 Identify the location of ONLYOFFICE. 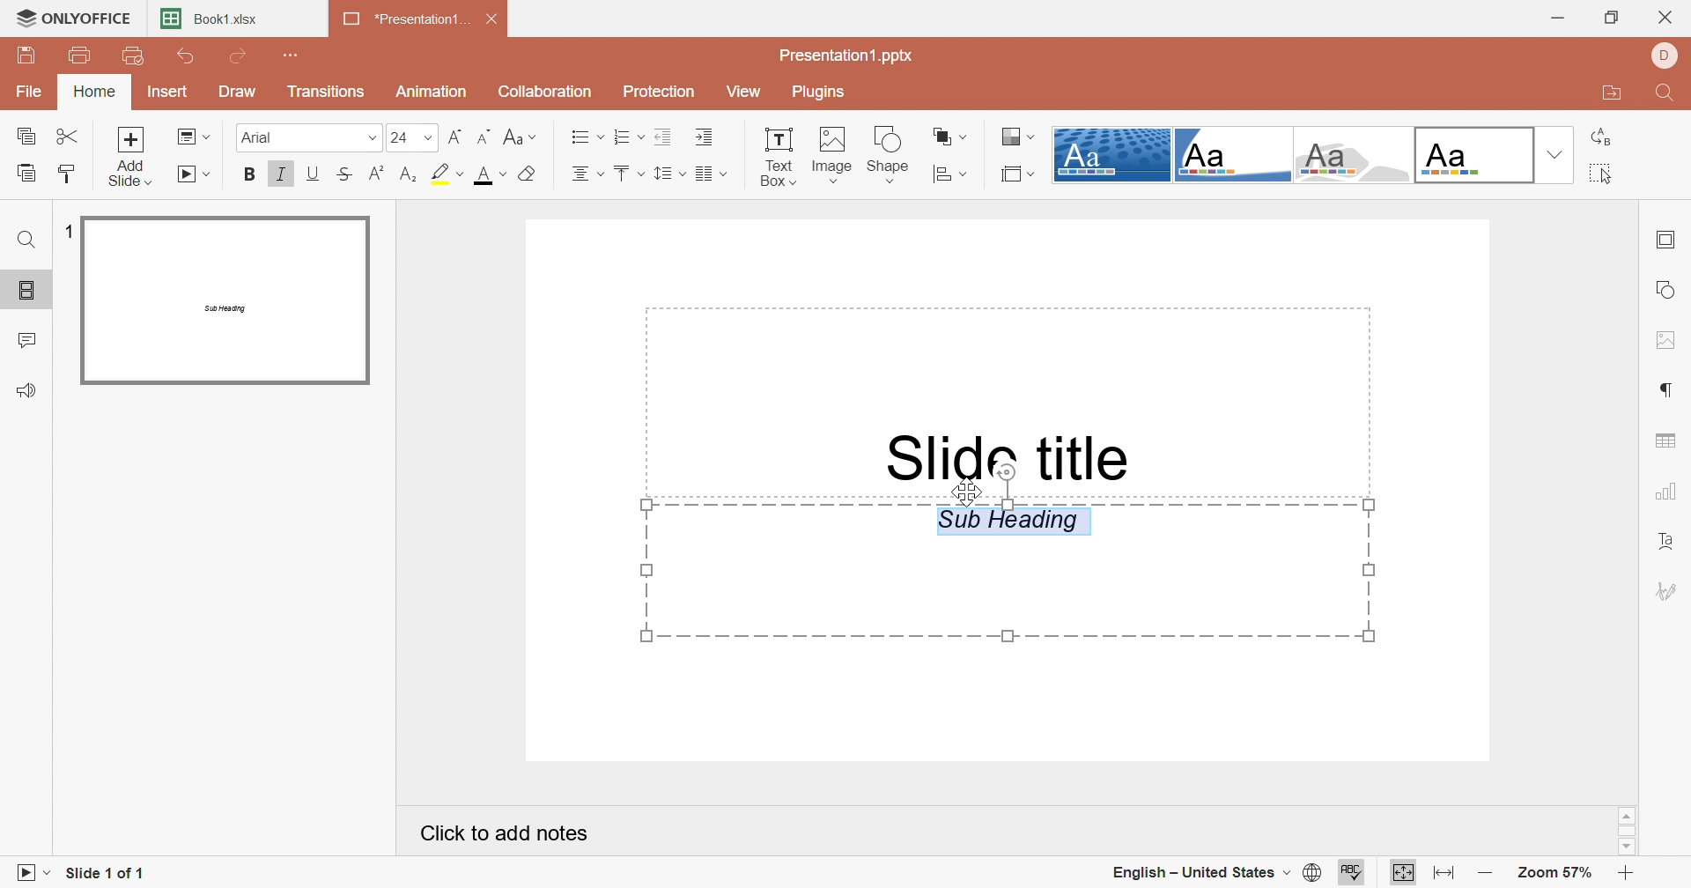
(72, 19).